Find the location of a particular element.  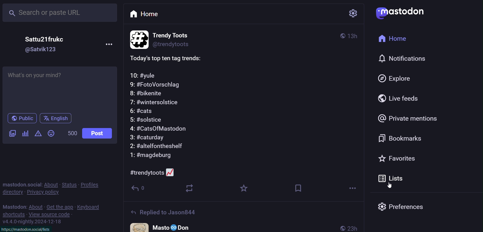

boost is located at coordinates (190, 189).